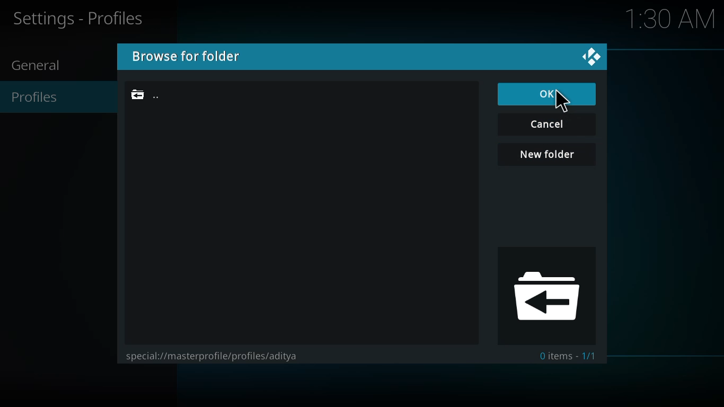 The image size is (724, 407). Describe the element at coordinates (546, 298) in the screenshot. I see `browse` at that location.